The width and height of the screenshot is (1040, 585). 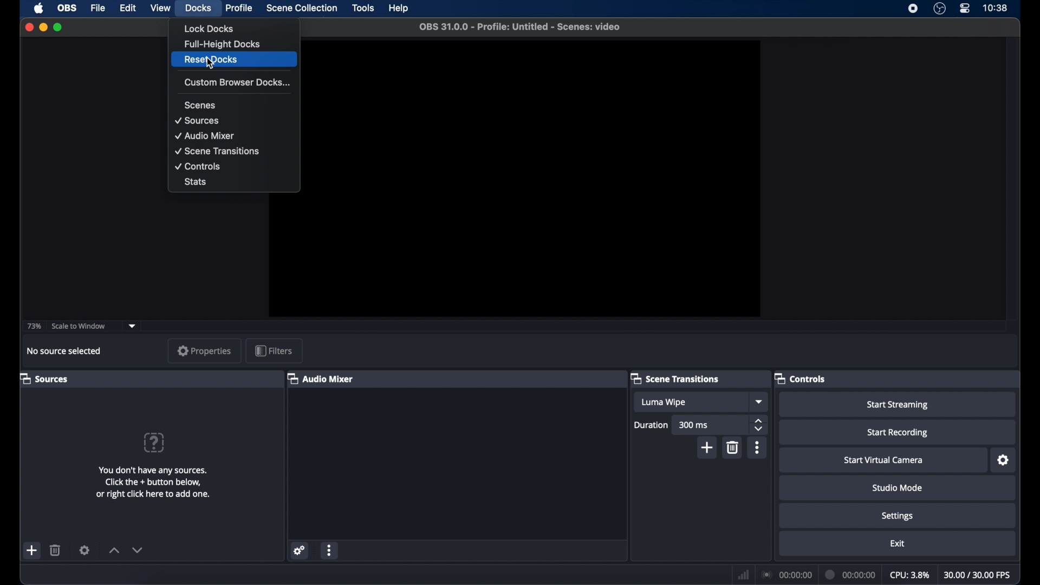 I want to click on cpu: 3.8%, so click(x=910, y=575).